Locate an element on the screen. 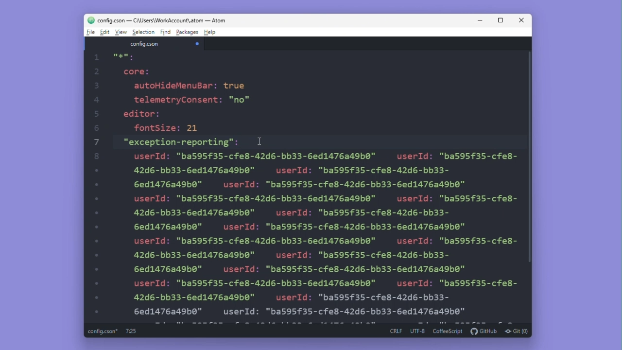  7:25 is located at coordinates (131, 331).